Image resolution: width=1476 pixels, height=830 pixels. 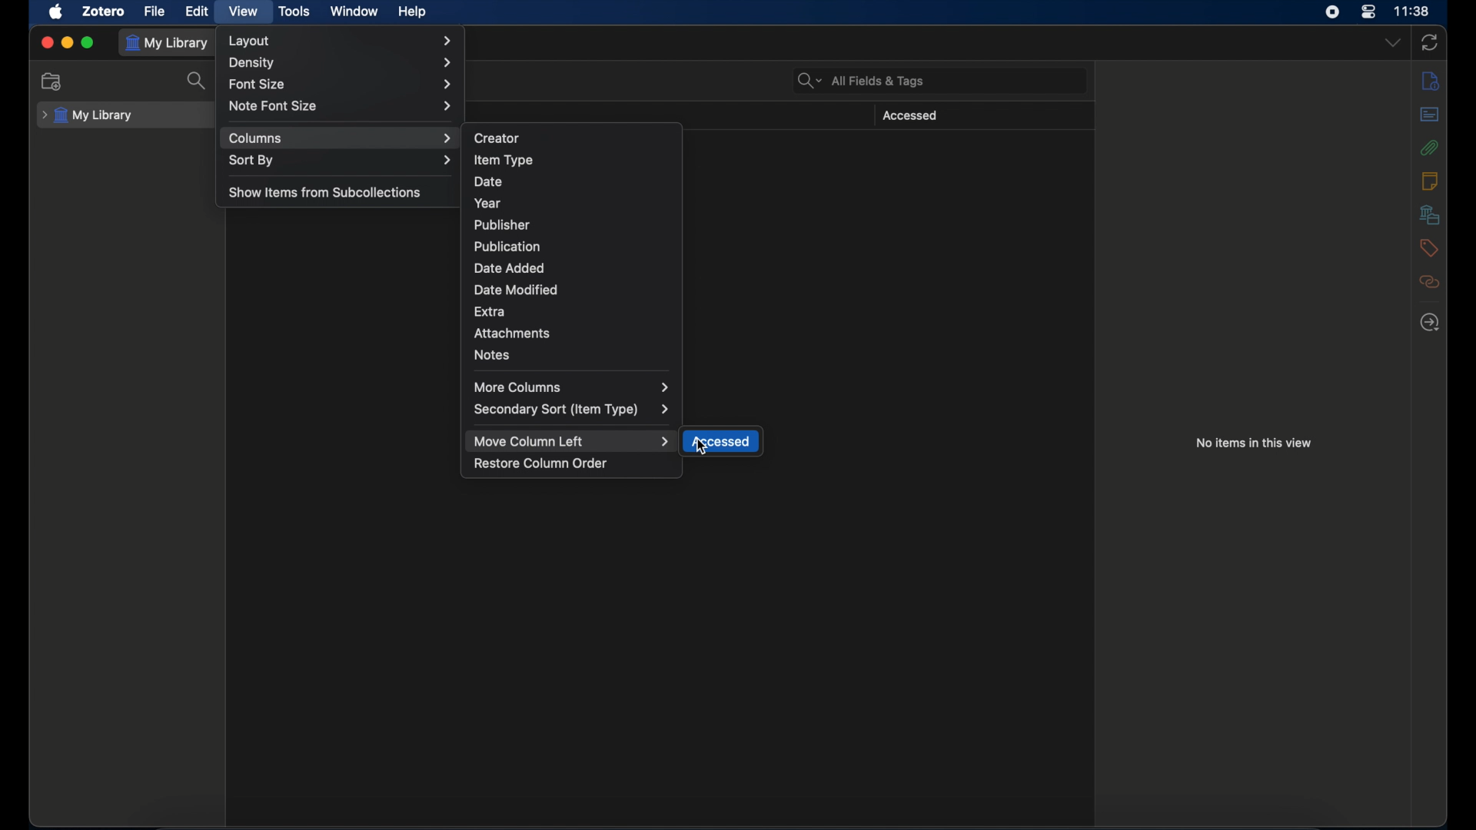 What do you see at coordinates (909, 116) in the screenshot?
I see `accessed` at bounding box center [909, 116].